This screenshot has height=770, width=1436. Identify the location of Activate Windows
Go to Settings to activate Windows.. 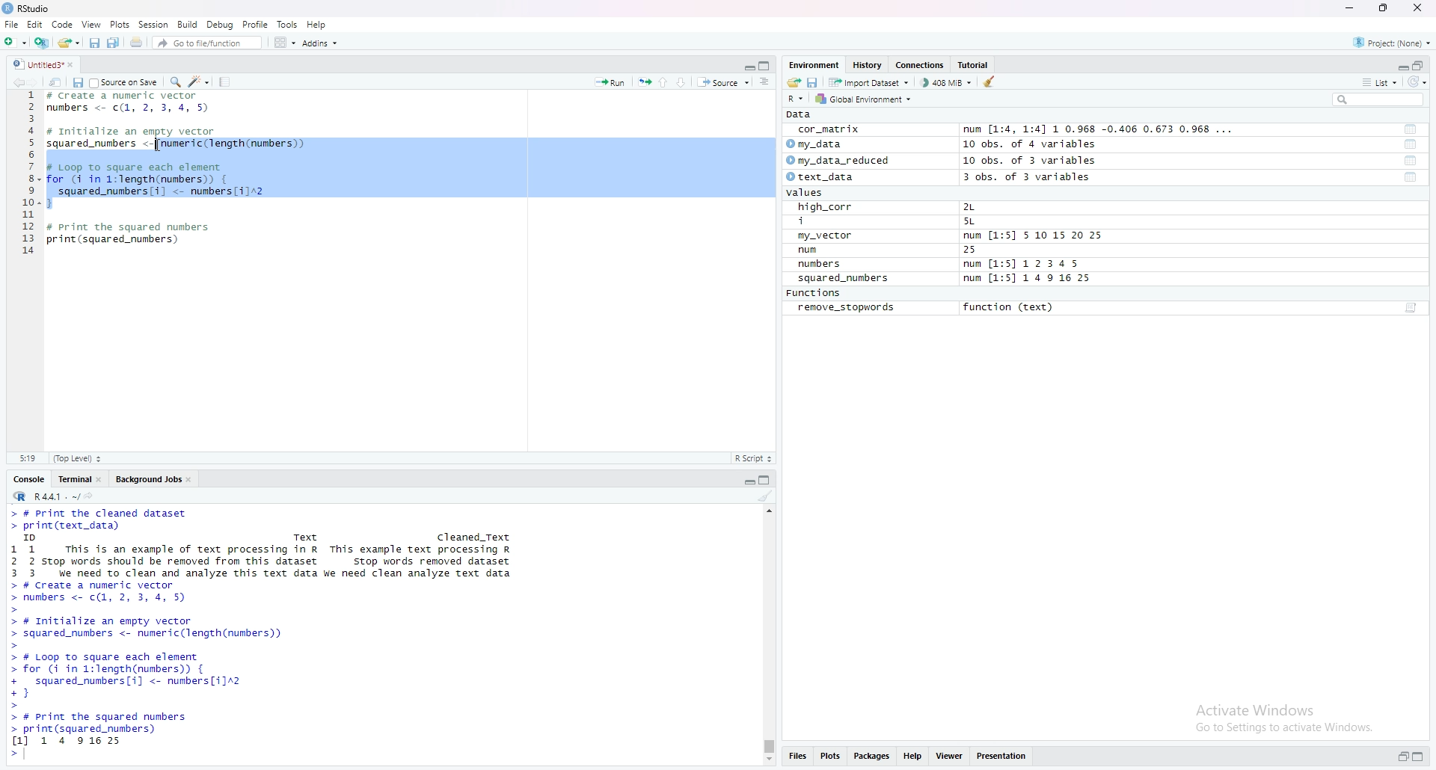
(1286, 715).